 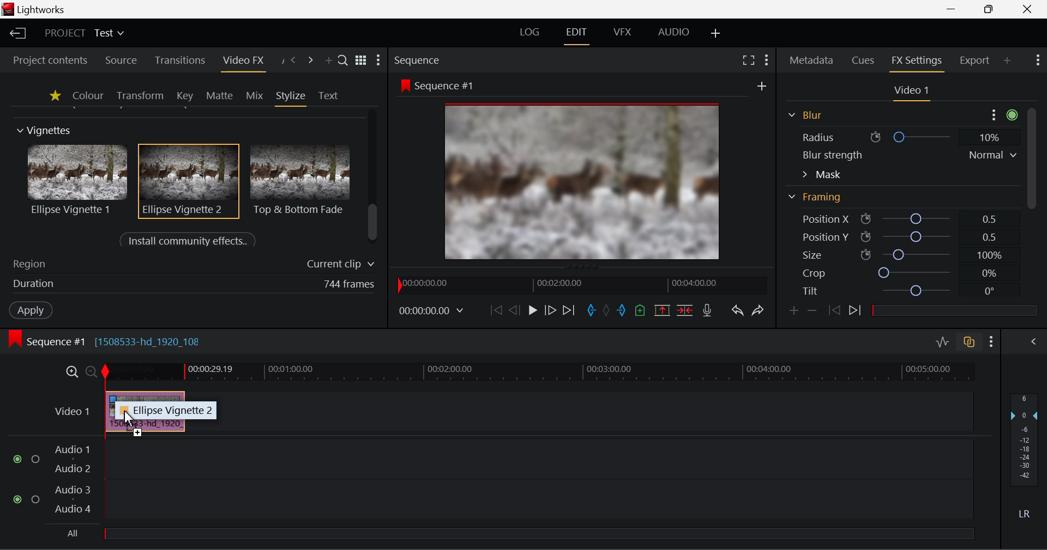 I want to click on Back to Homepage, so click(x=16, y=34).